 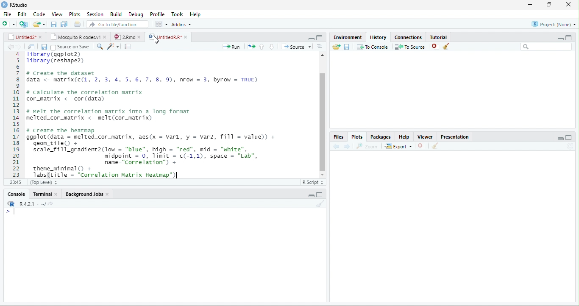 I want to click on mosquito R codes v1, so click(x=78, y=37).